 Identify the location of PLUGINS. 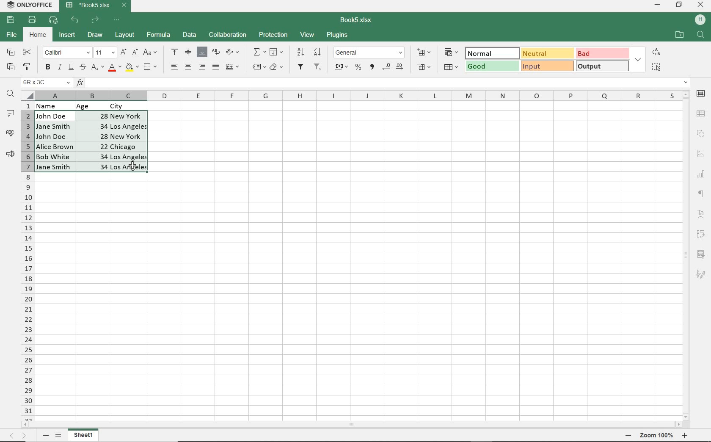
(338, 36).